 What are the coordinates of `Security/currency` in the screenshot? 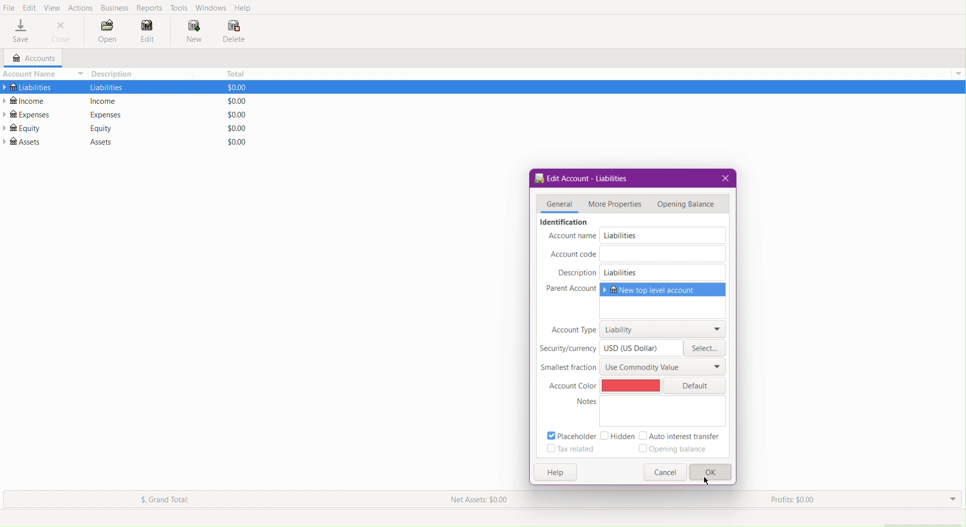 It's located at (568, 348).